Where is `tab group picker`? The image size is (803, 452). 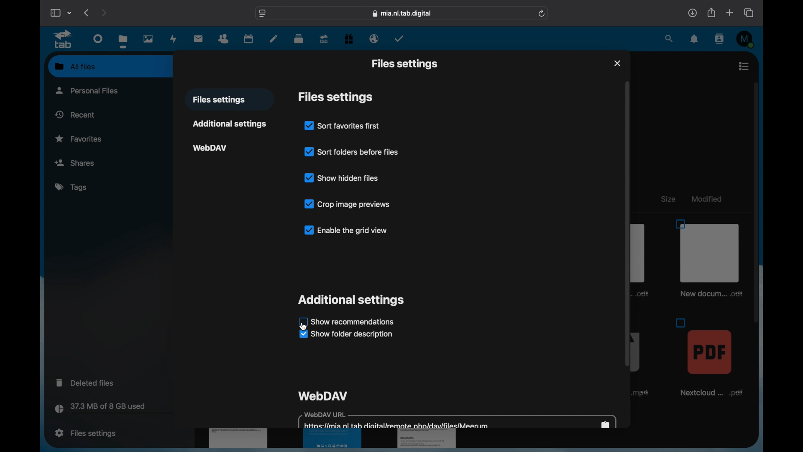 tab group picker is located at coordinates (70, 13).